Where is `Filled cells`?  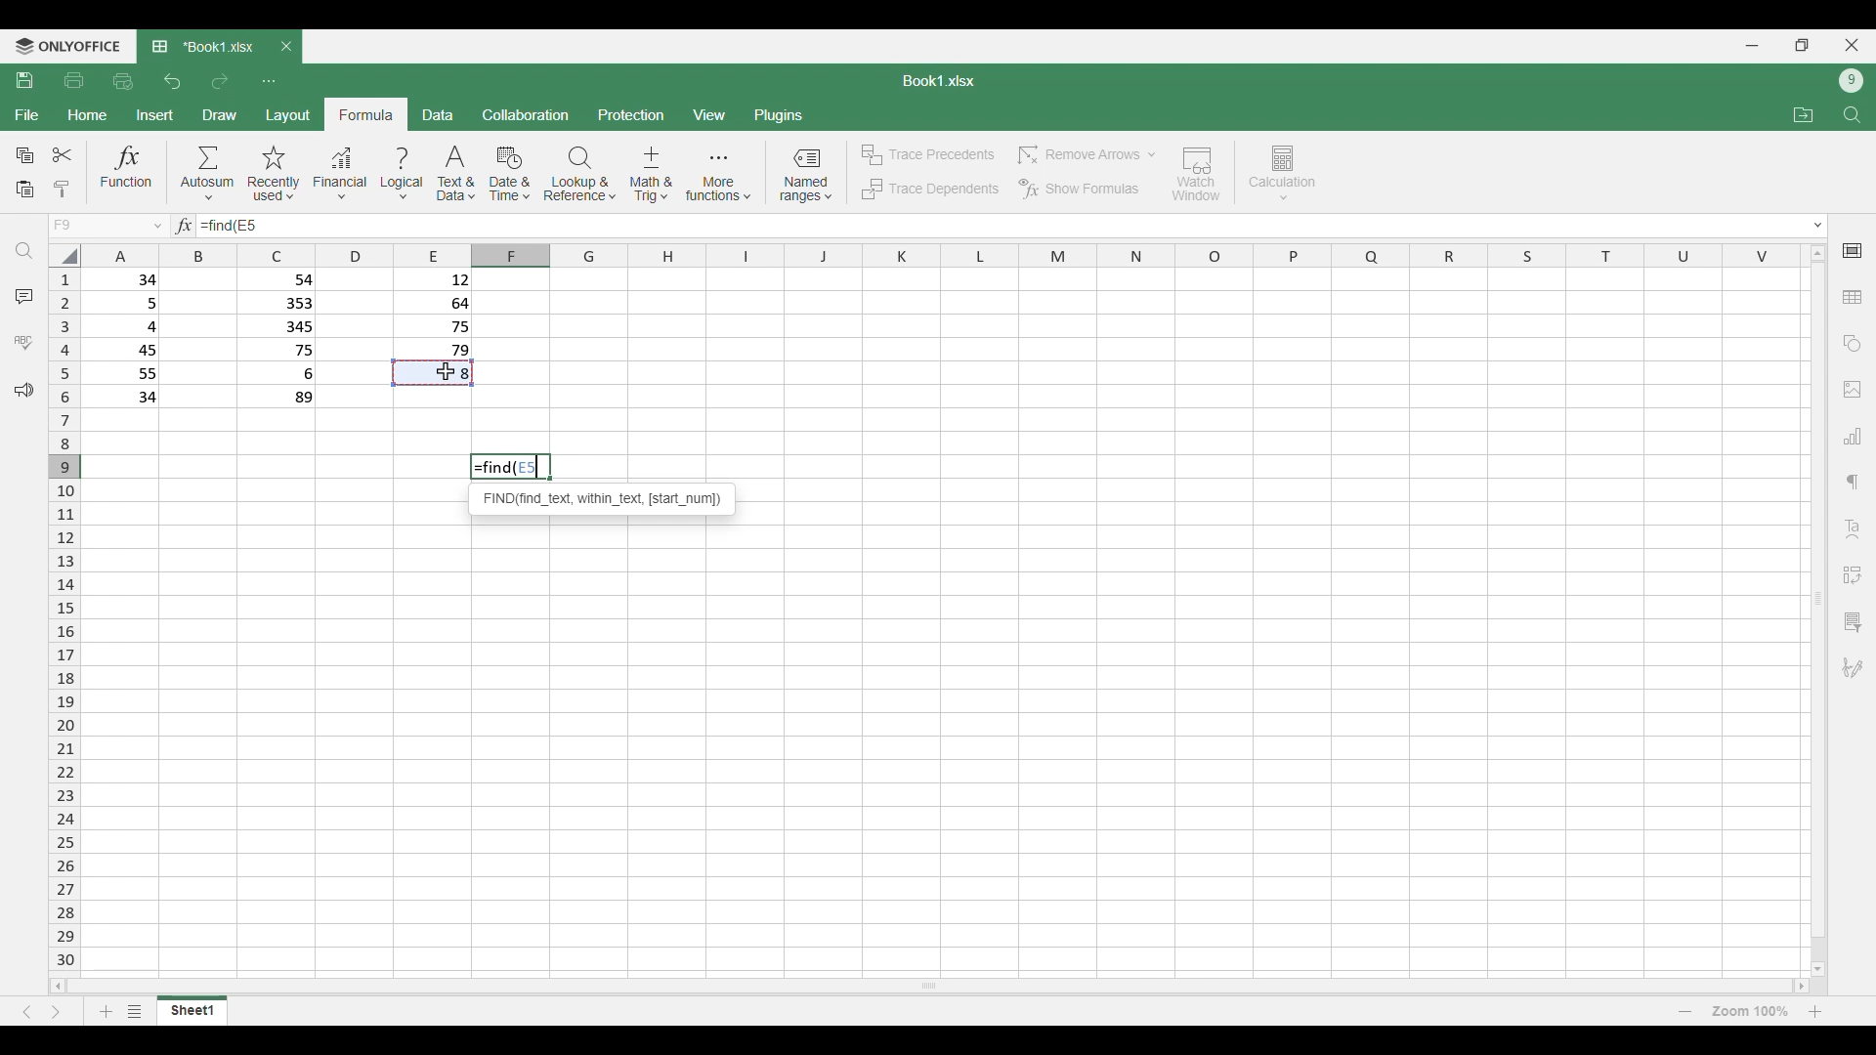 Filled cells is located at coordinates (434, 314).